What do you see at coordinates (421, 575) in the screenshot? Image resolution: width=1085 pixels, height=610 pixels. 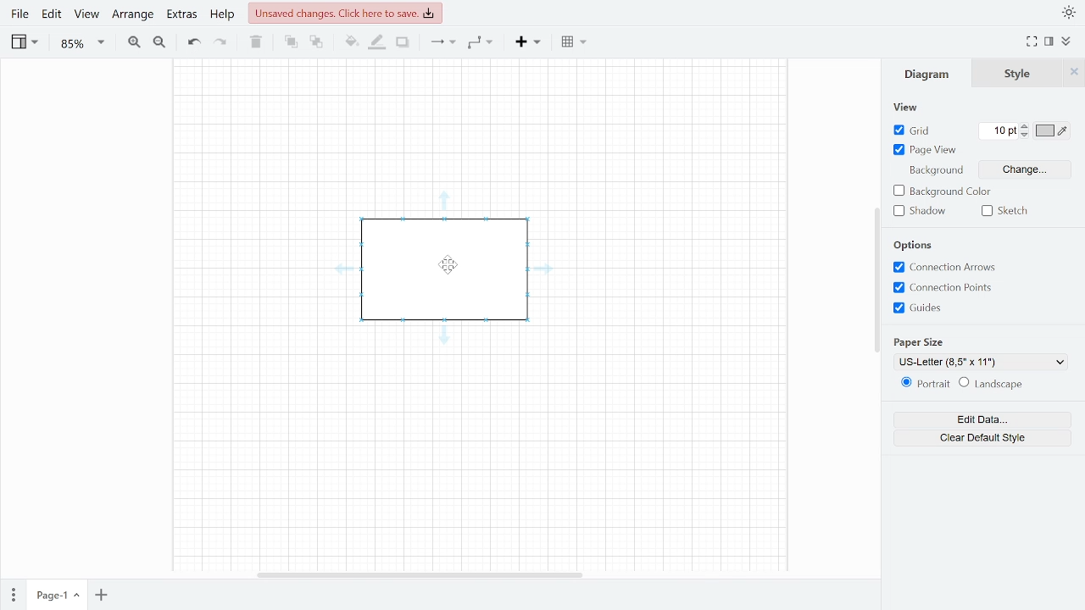 I see `scroll bar` at bounding box center [421, 575].